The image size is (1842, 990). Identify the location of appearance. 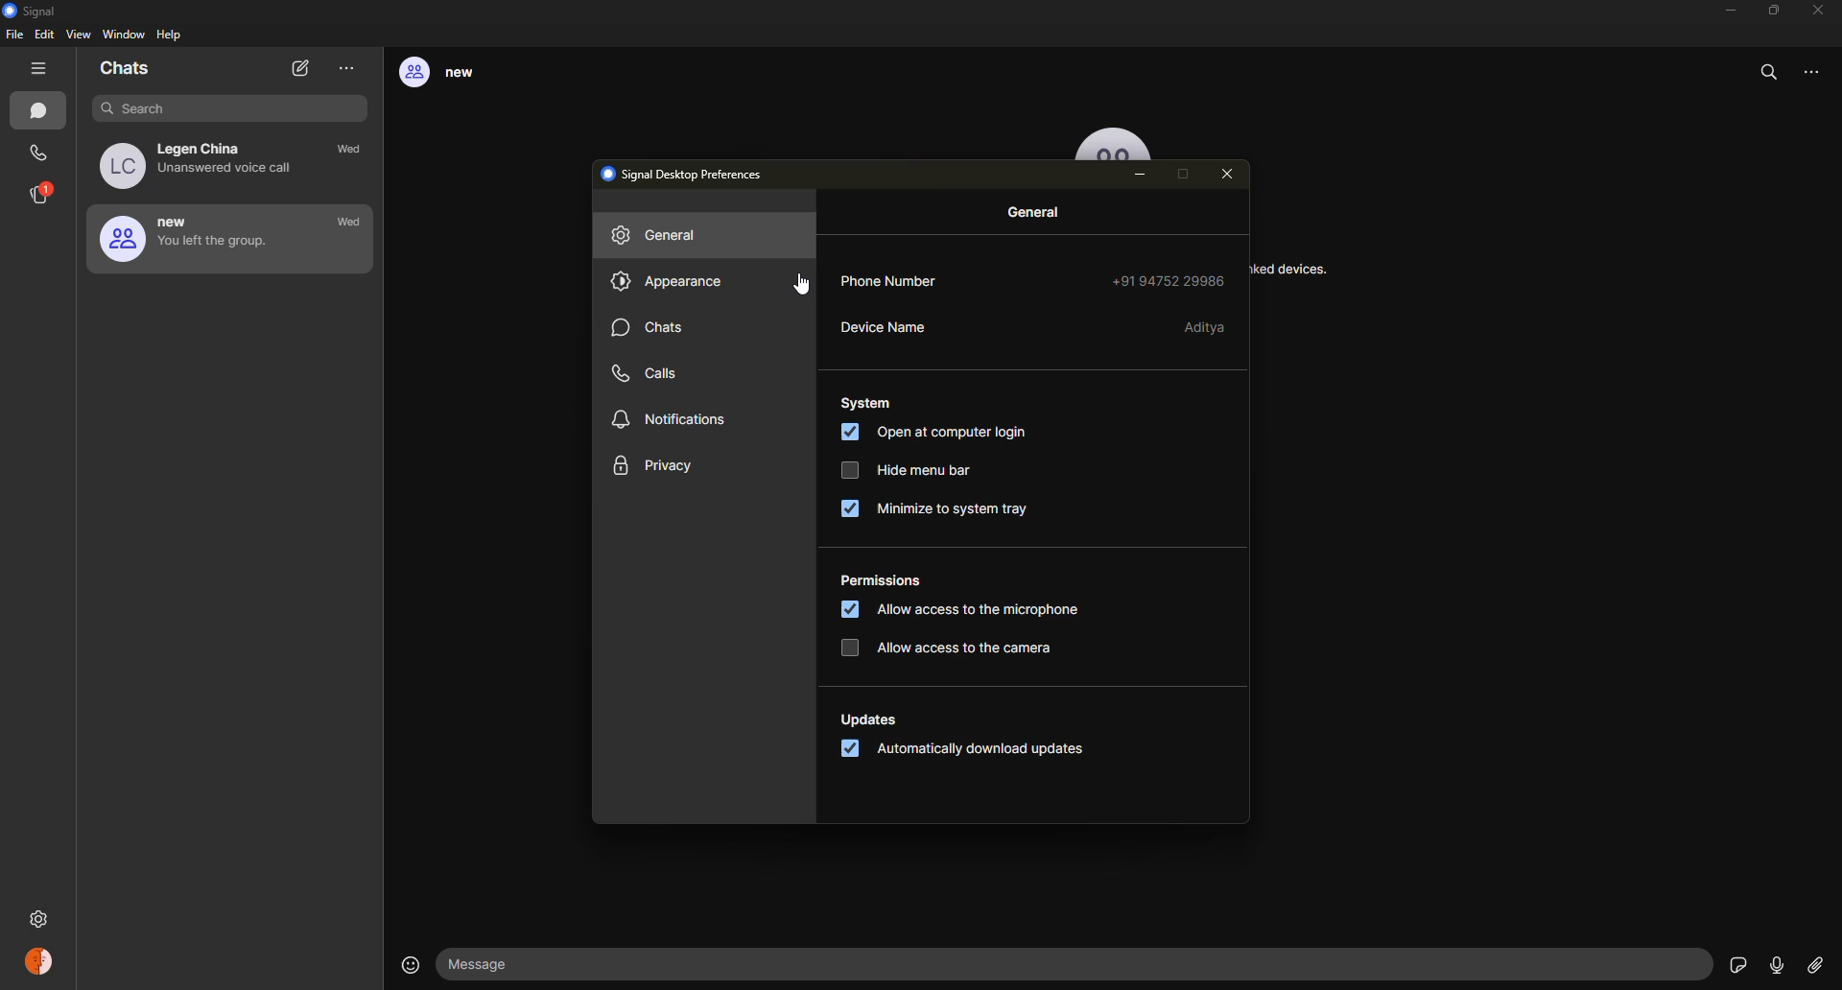
(669, 283).